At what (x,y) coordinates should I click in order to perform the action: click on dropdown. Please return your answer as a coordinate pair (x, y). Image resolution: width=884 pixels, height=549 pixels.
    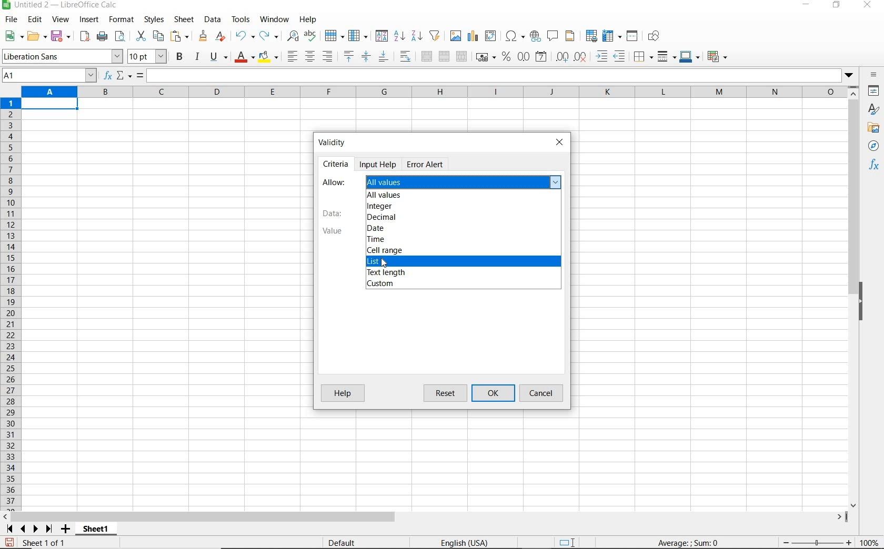
    Looking at the image, I should click on (850, 76).